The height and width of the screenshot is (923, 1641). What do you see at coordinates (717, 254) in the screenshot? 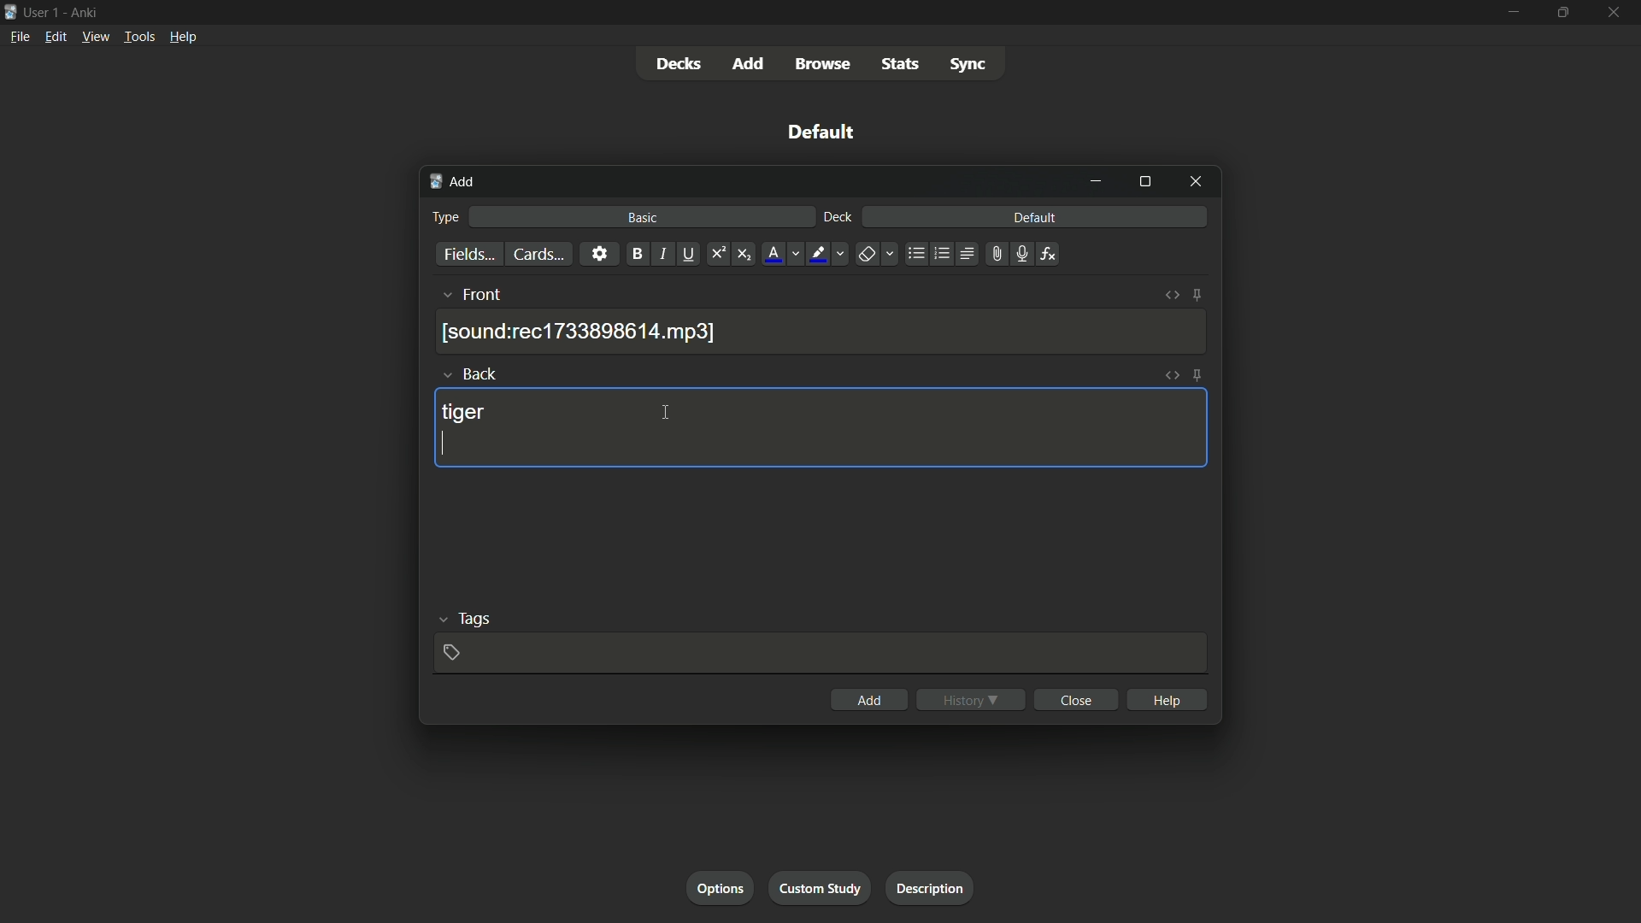
I see `superscript` at bounding box center [717, 254].